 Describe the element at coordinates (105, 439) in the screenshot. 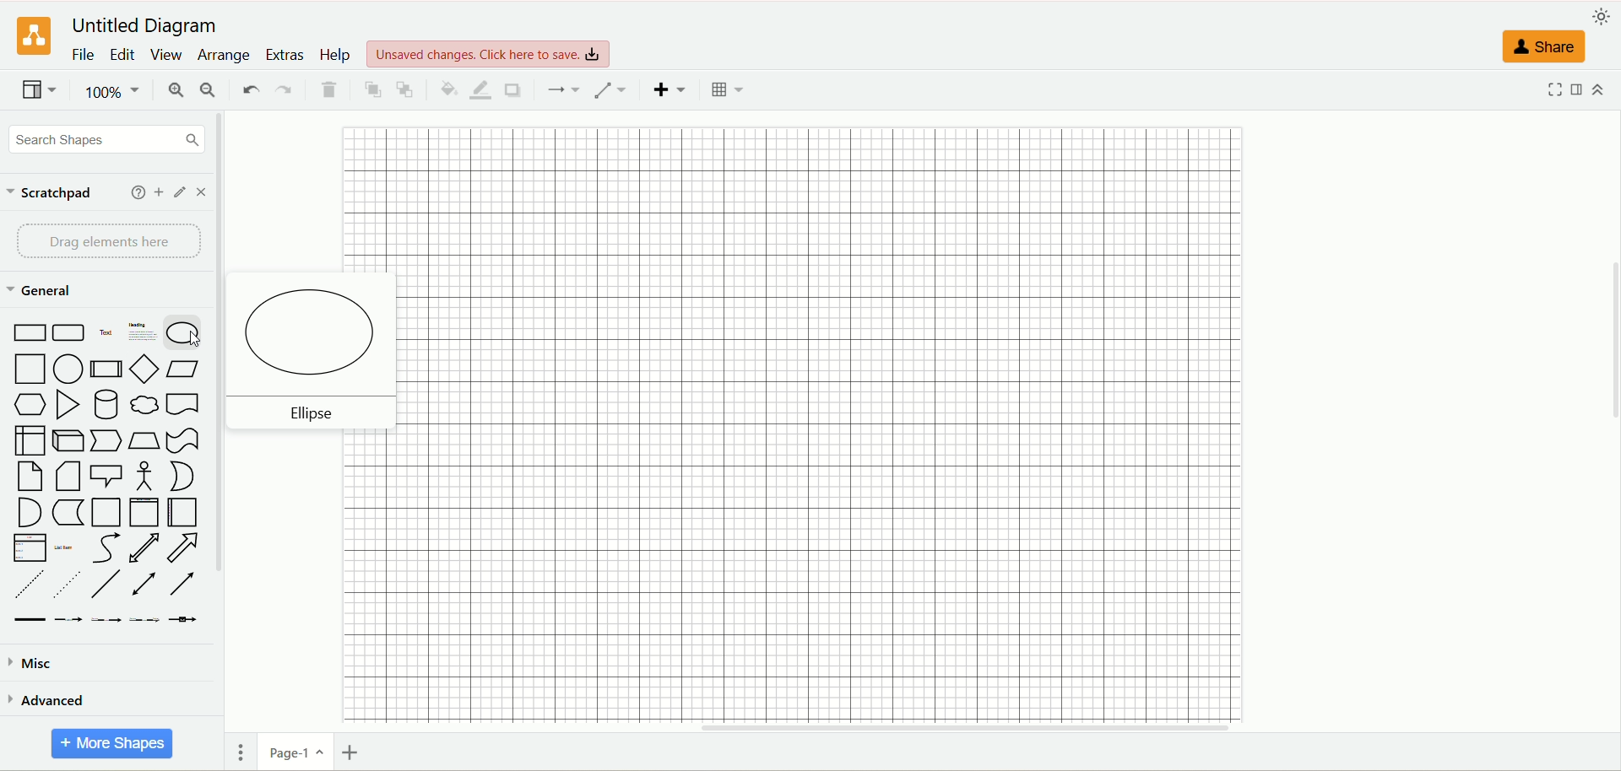

I see `step` at that location.